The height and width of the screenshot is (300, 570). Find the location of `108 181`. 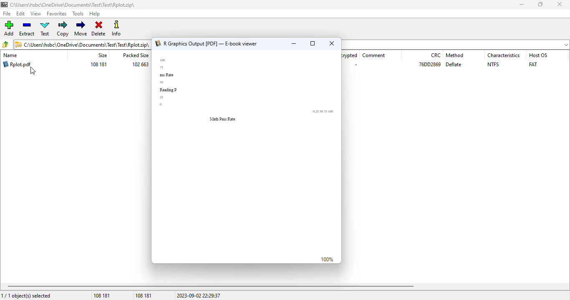

108 181 is located at coordinates (144, 295).